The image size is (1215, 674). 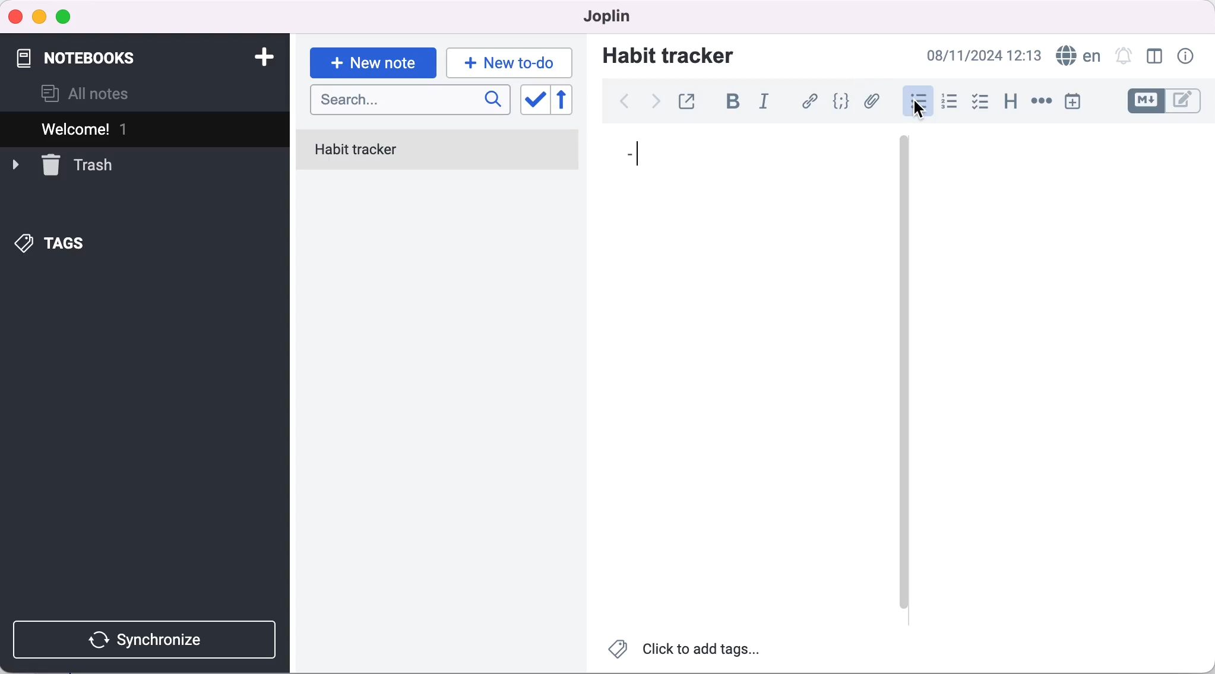 What do you see at coordinates (1077, 56) in the screenshot?
I see `language` at bounding box center [1077, 56].